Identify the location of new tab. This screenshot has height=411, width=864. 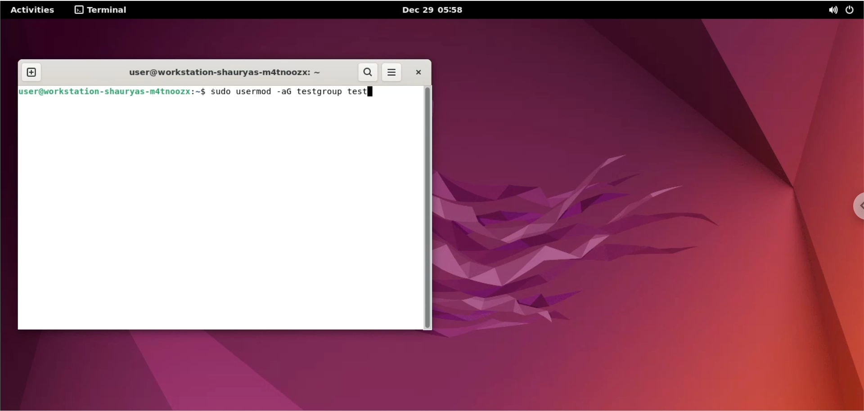
(31, 72).